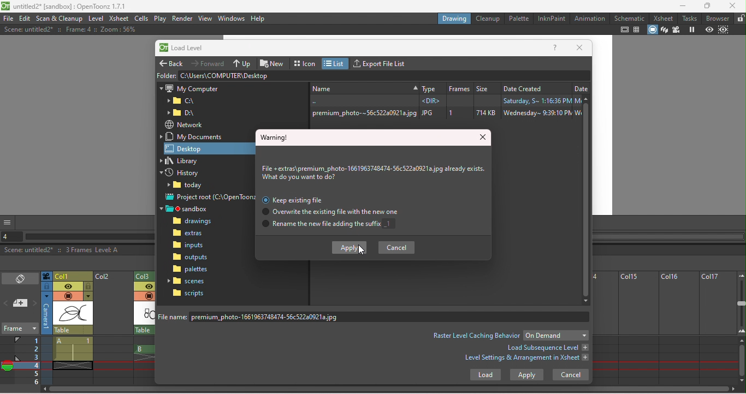  What do you see at coordinates (742, 303) in the screenshot?
I see `zoom in/out` at bounding box center [742, 303].